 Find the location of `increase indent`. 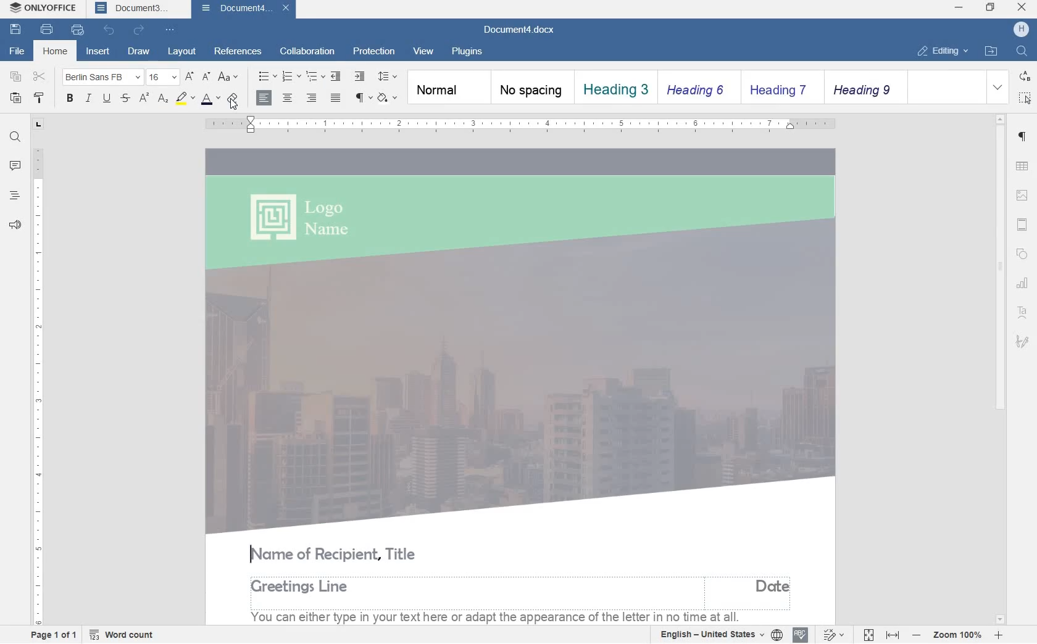

increase indent is located at coordinates (359, 77).